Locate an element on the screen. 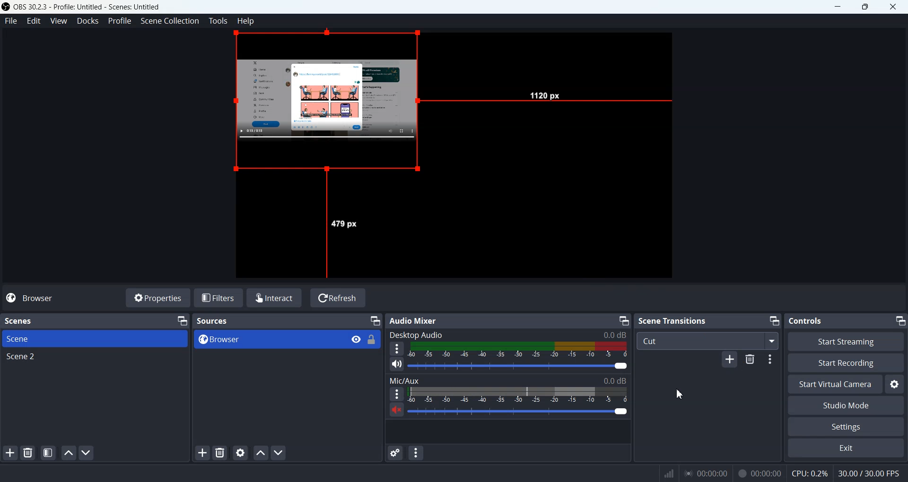  File is located at coordinates (9, 20).